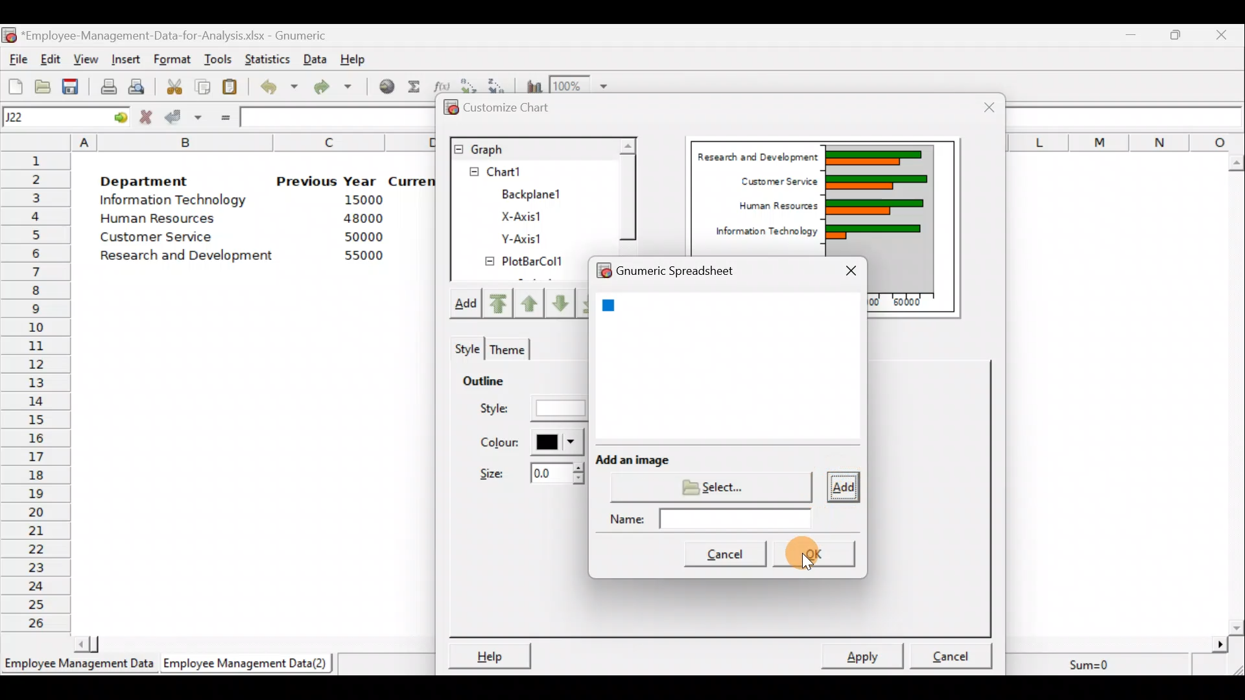 This screenshot has height=700, width=1245. I want to click on Zoom, so click(580, 84).